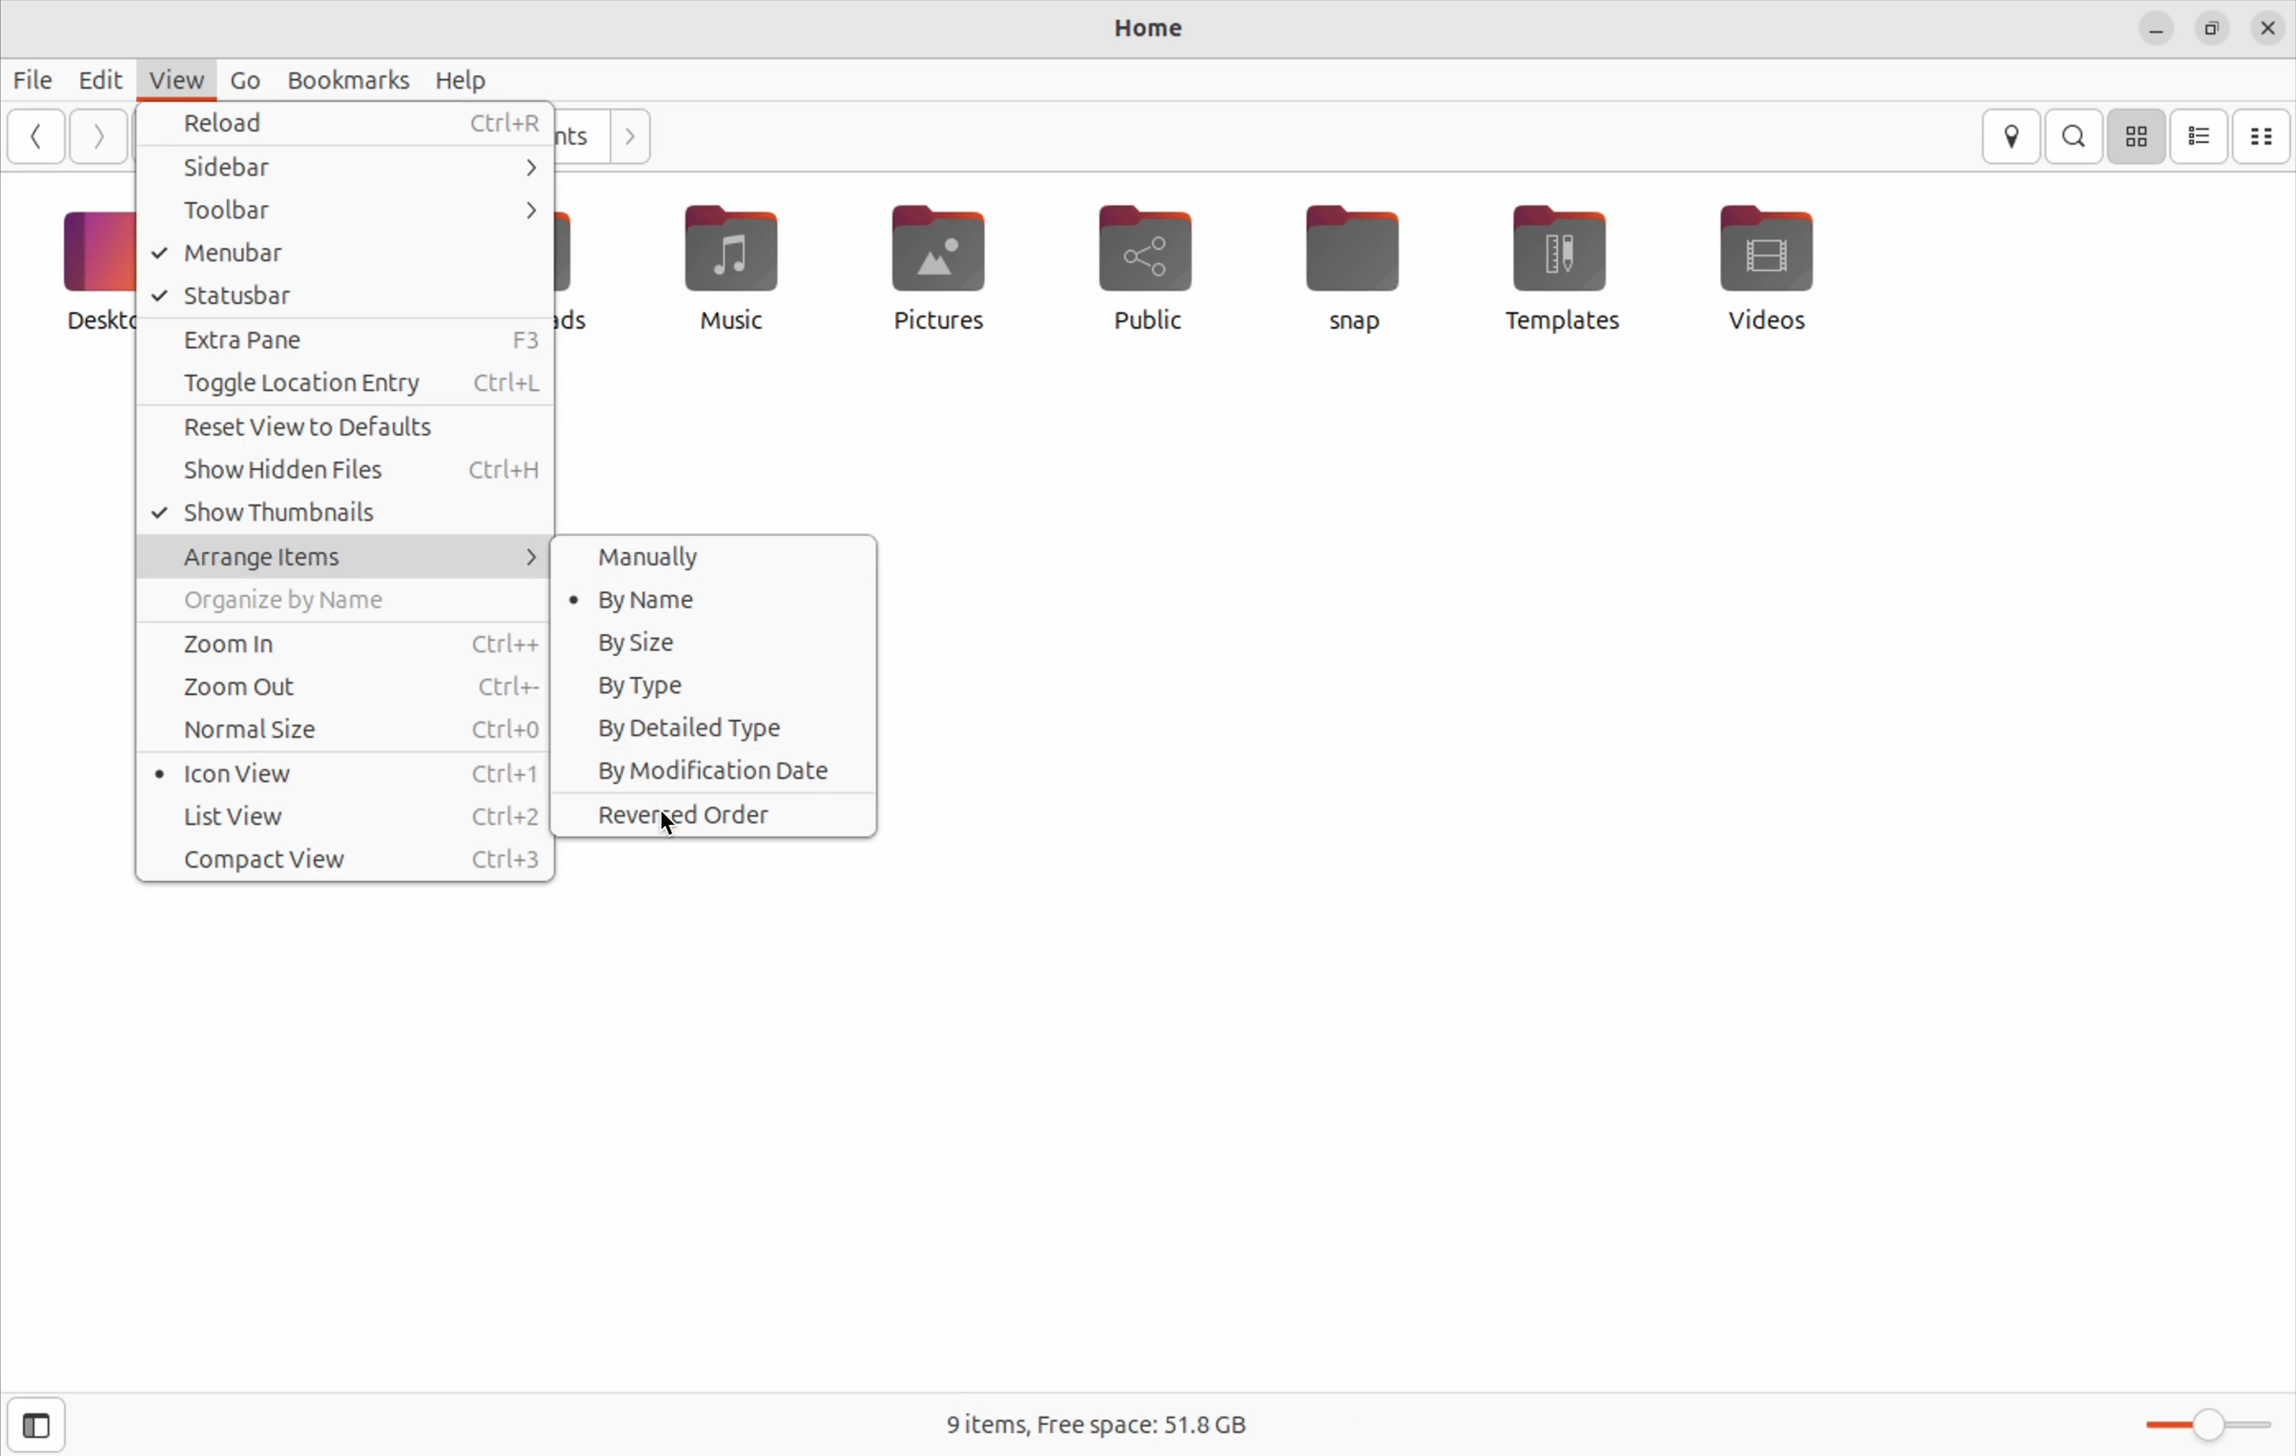 This screenshot has width=2296, height=1456. I want to click on minimize, so click(2156, 31).